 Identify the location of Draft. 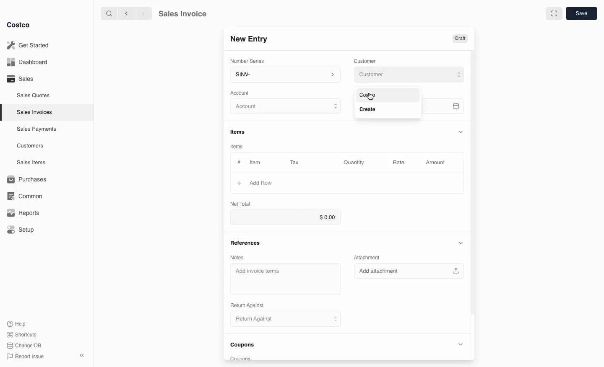
(461, 39).